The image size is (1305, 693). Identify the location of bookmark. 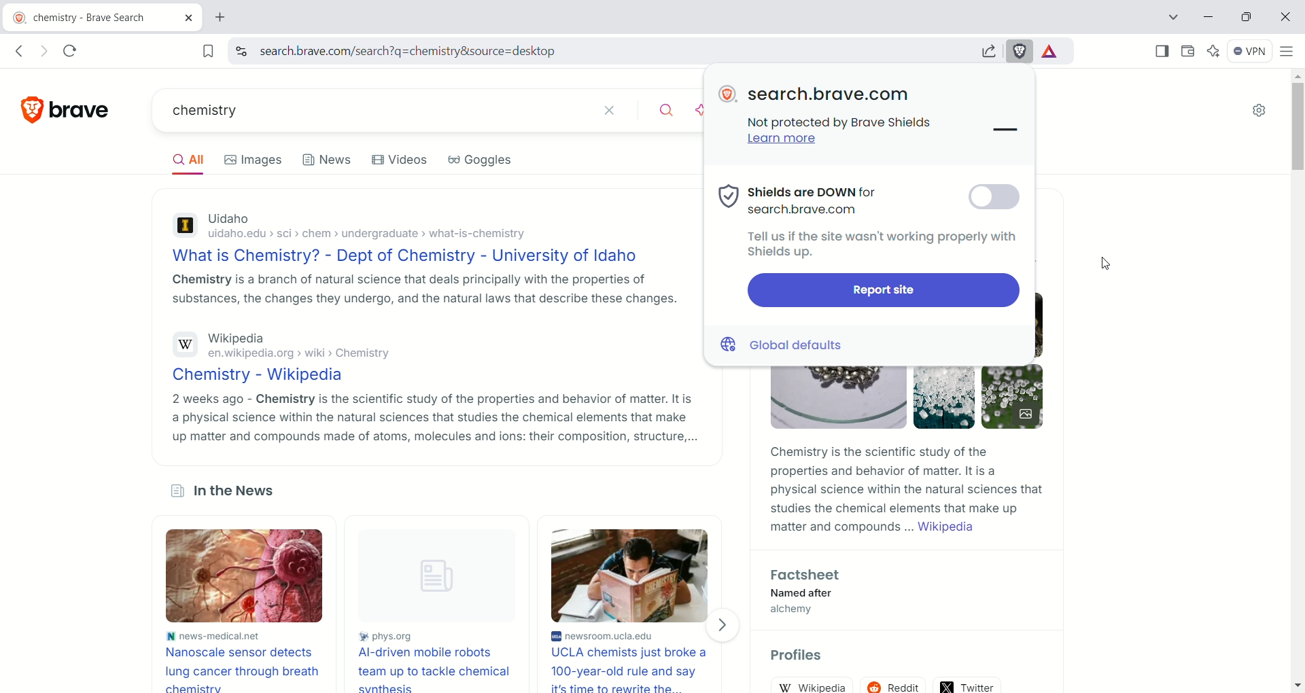
(205, 50).